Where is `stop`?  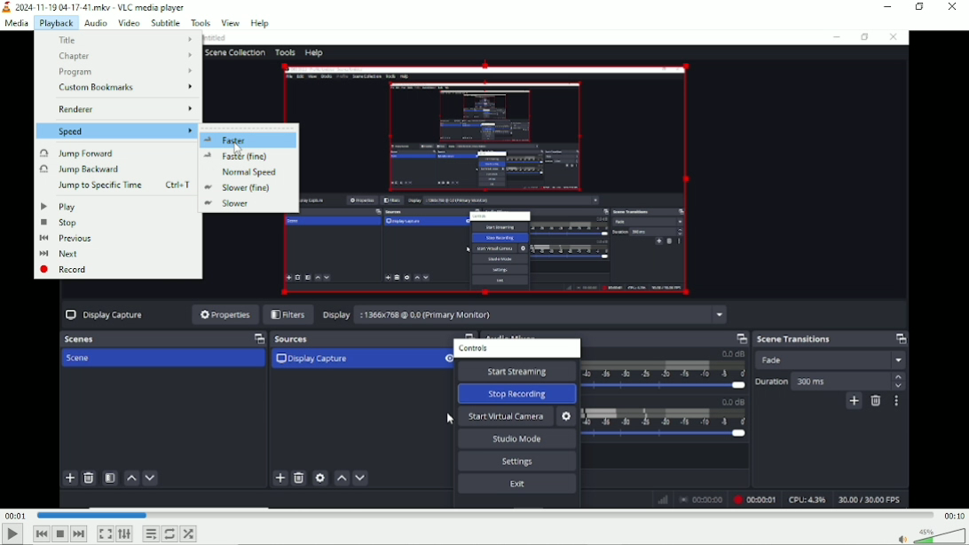
stop is located at coordinates (114, 222).